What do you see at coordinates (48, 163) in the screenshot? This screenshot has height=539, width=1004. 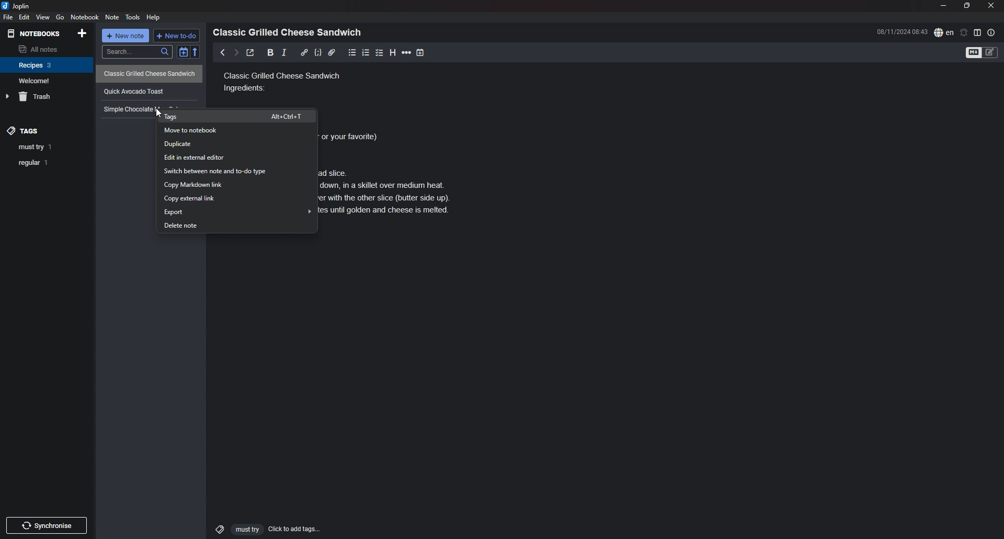 I see `tag` at bounding box center [48, 163].